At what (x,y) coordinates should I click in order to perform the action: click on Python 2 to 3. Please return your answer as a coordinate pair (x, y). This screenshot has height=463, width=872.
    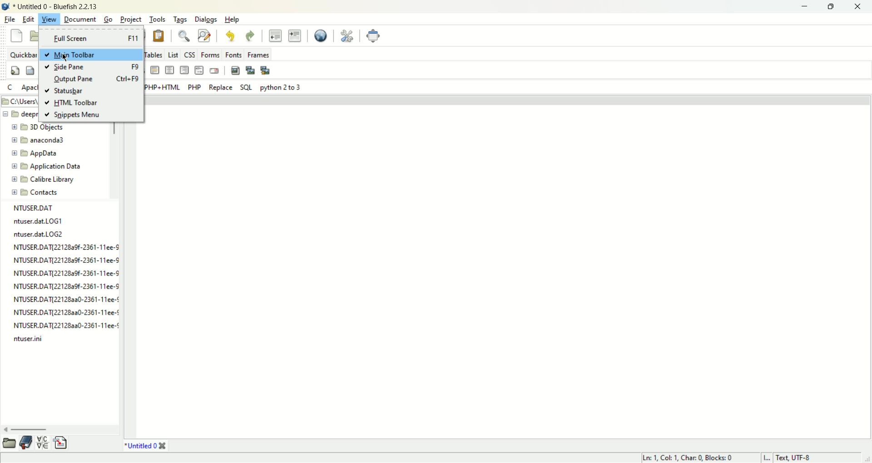
    Looking at the image, I should click on (280, 88).